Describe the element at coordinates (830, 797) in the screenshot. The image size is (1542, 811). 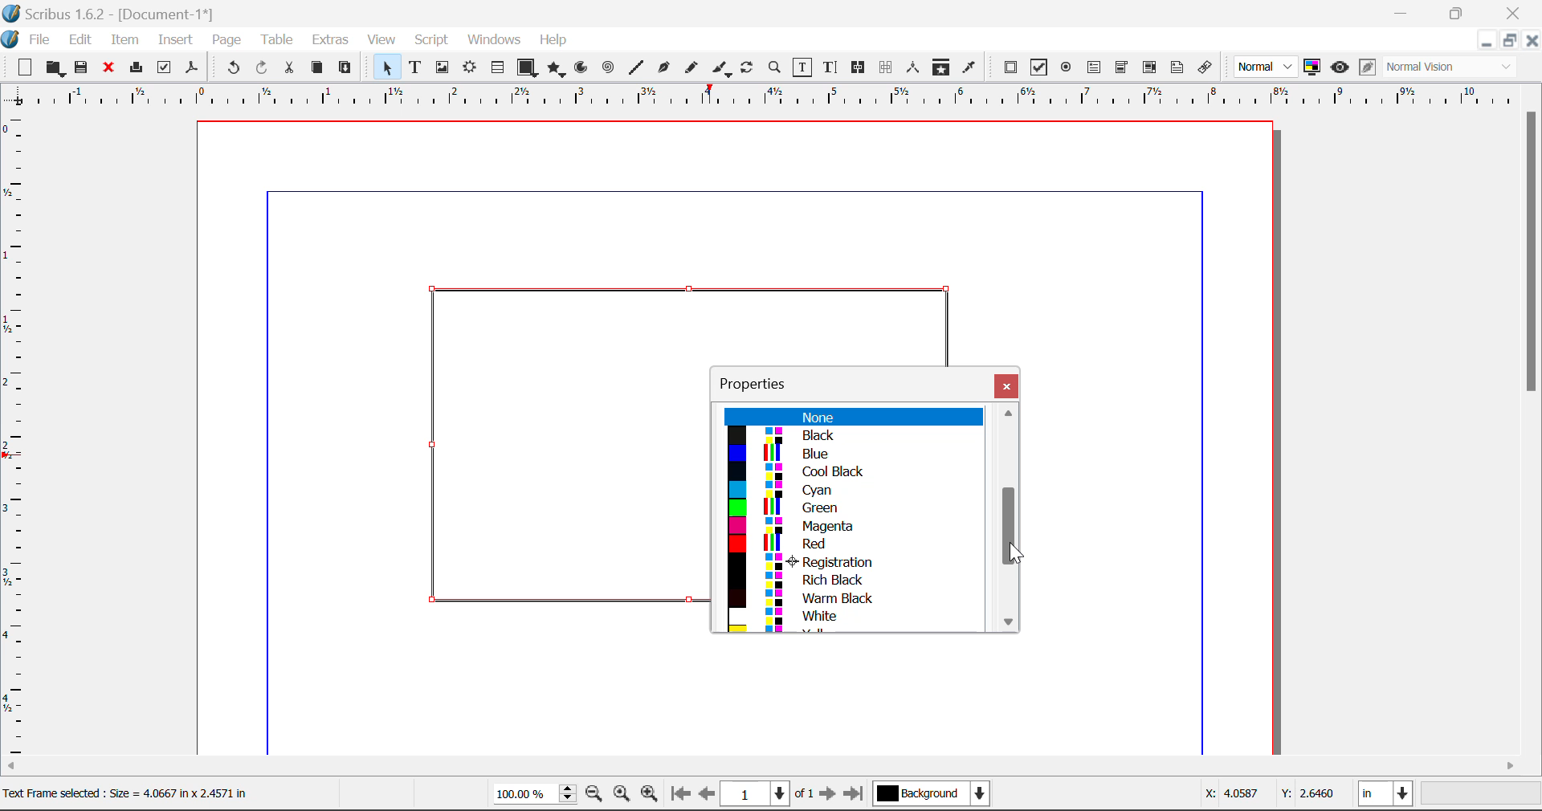
I see `Next Page` at that location.